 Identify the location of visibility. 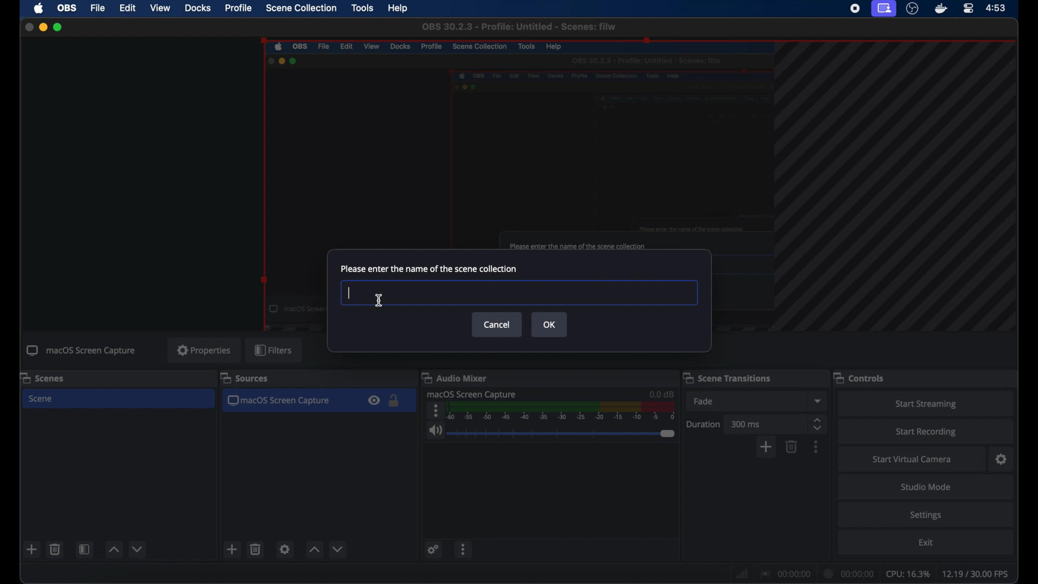
(374, 401).